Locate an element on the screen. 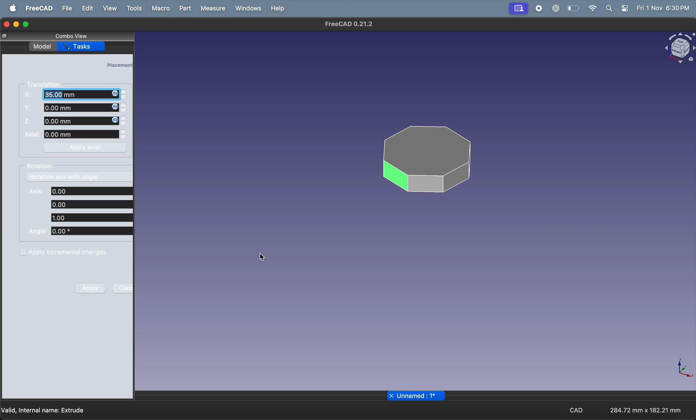 Image resolution: width=696 pixels, height=420 pixels. help is located at coordinates (279, 8).